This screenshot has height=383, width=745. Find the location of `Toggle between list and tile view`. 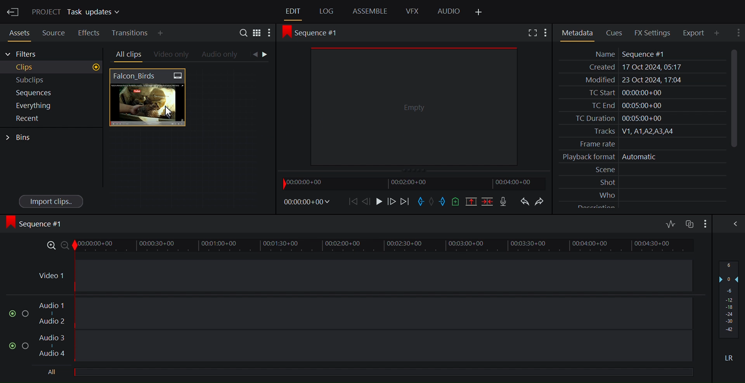

Toggle between list and tile view is located at coordinates (257, 34).